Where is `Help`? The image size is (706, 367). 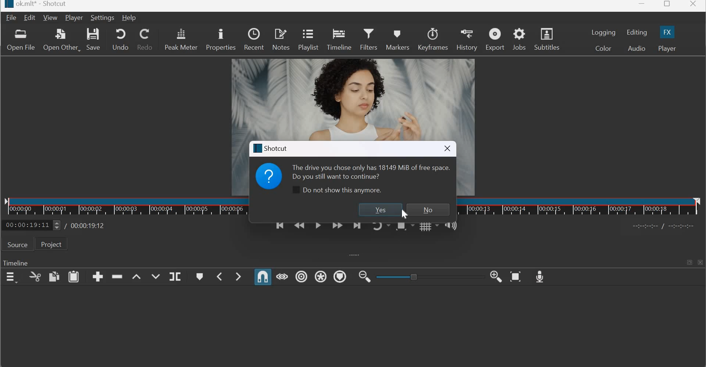 Help is located at coordinates (129, 18).